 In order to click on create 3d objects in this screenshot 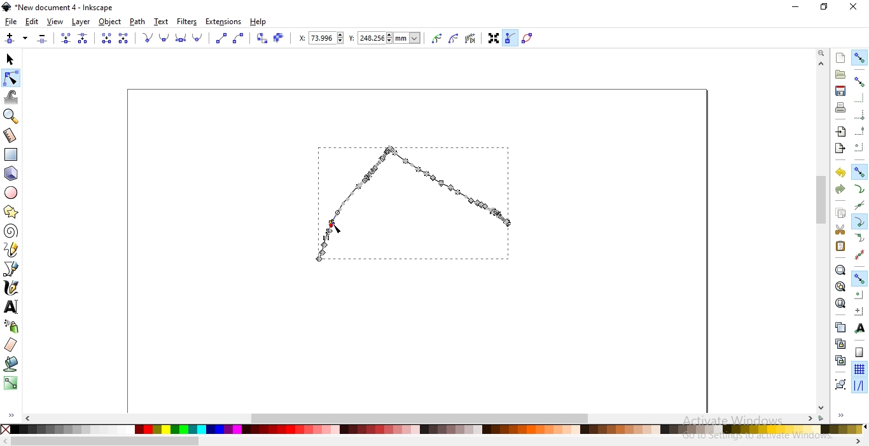, I will do `click(11, 174)`.